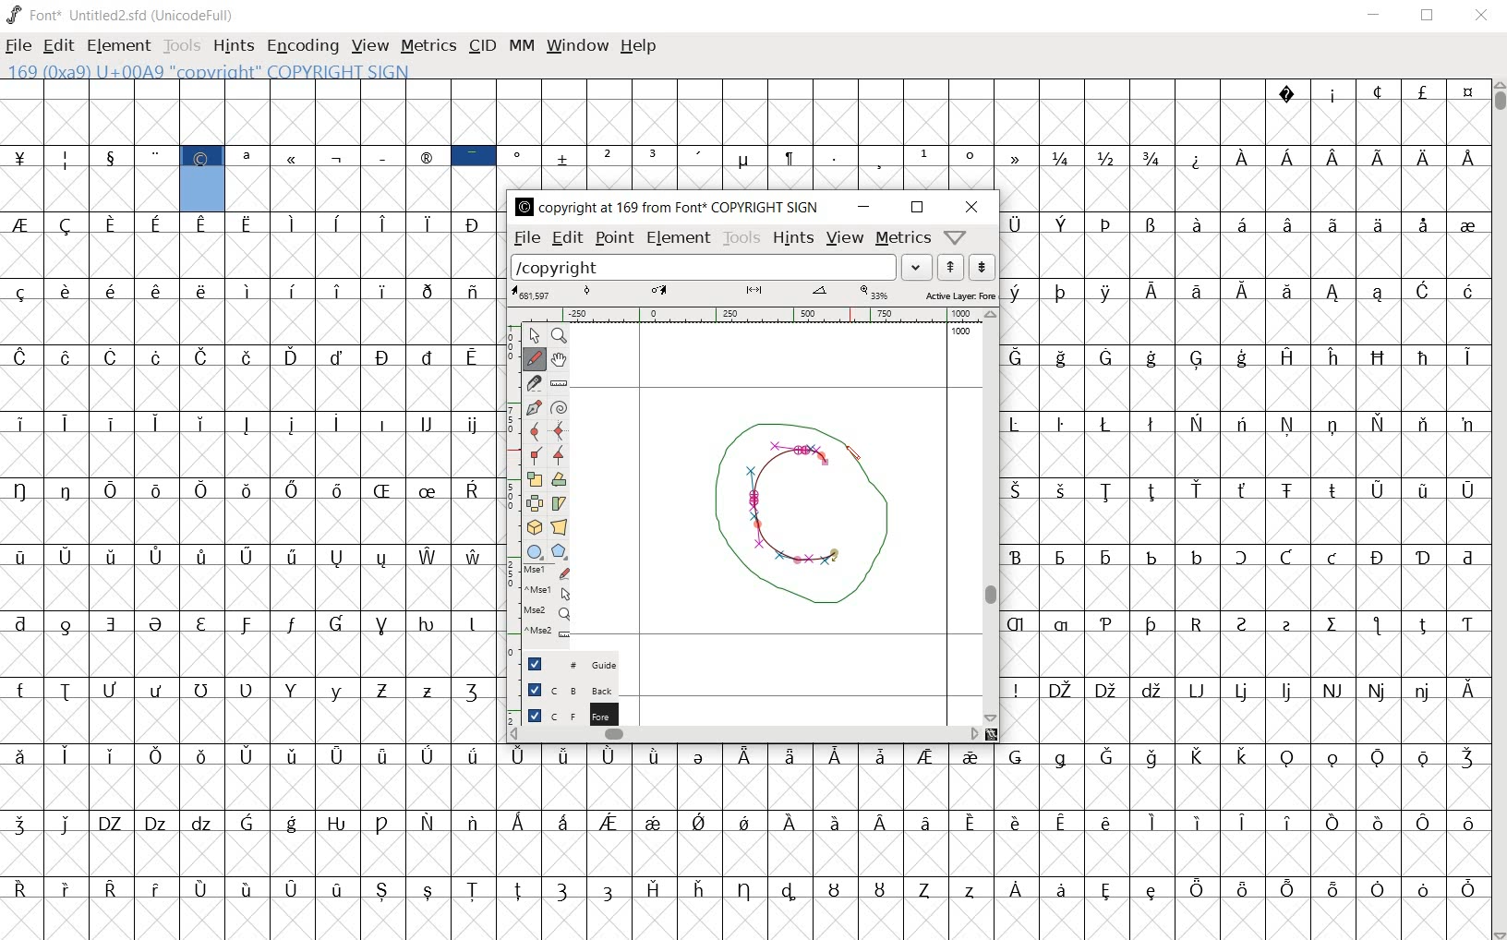  Describe the element at coordinates (575, 45) in the screenshot. I see `window` at that location.